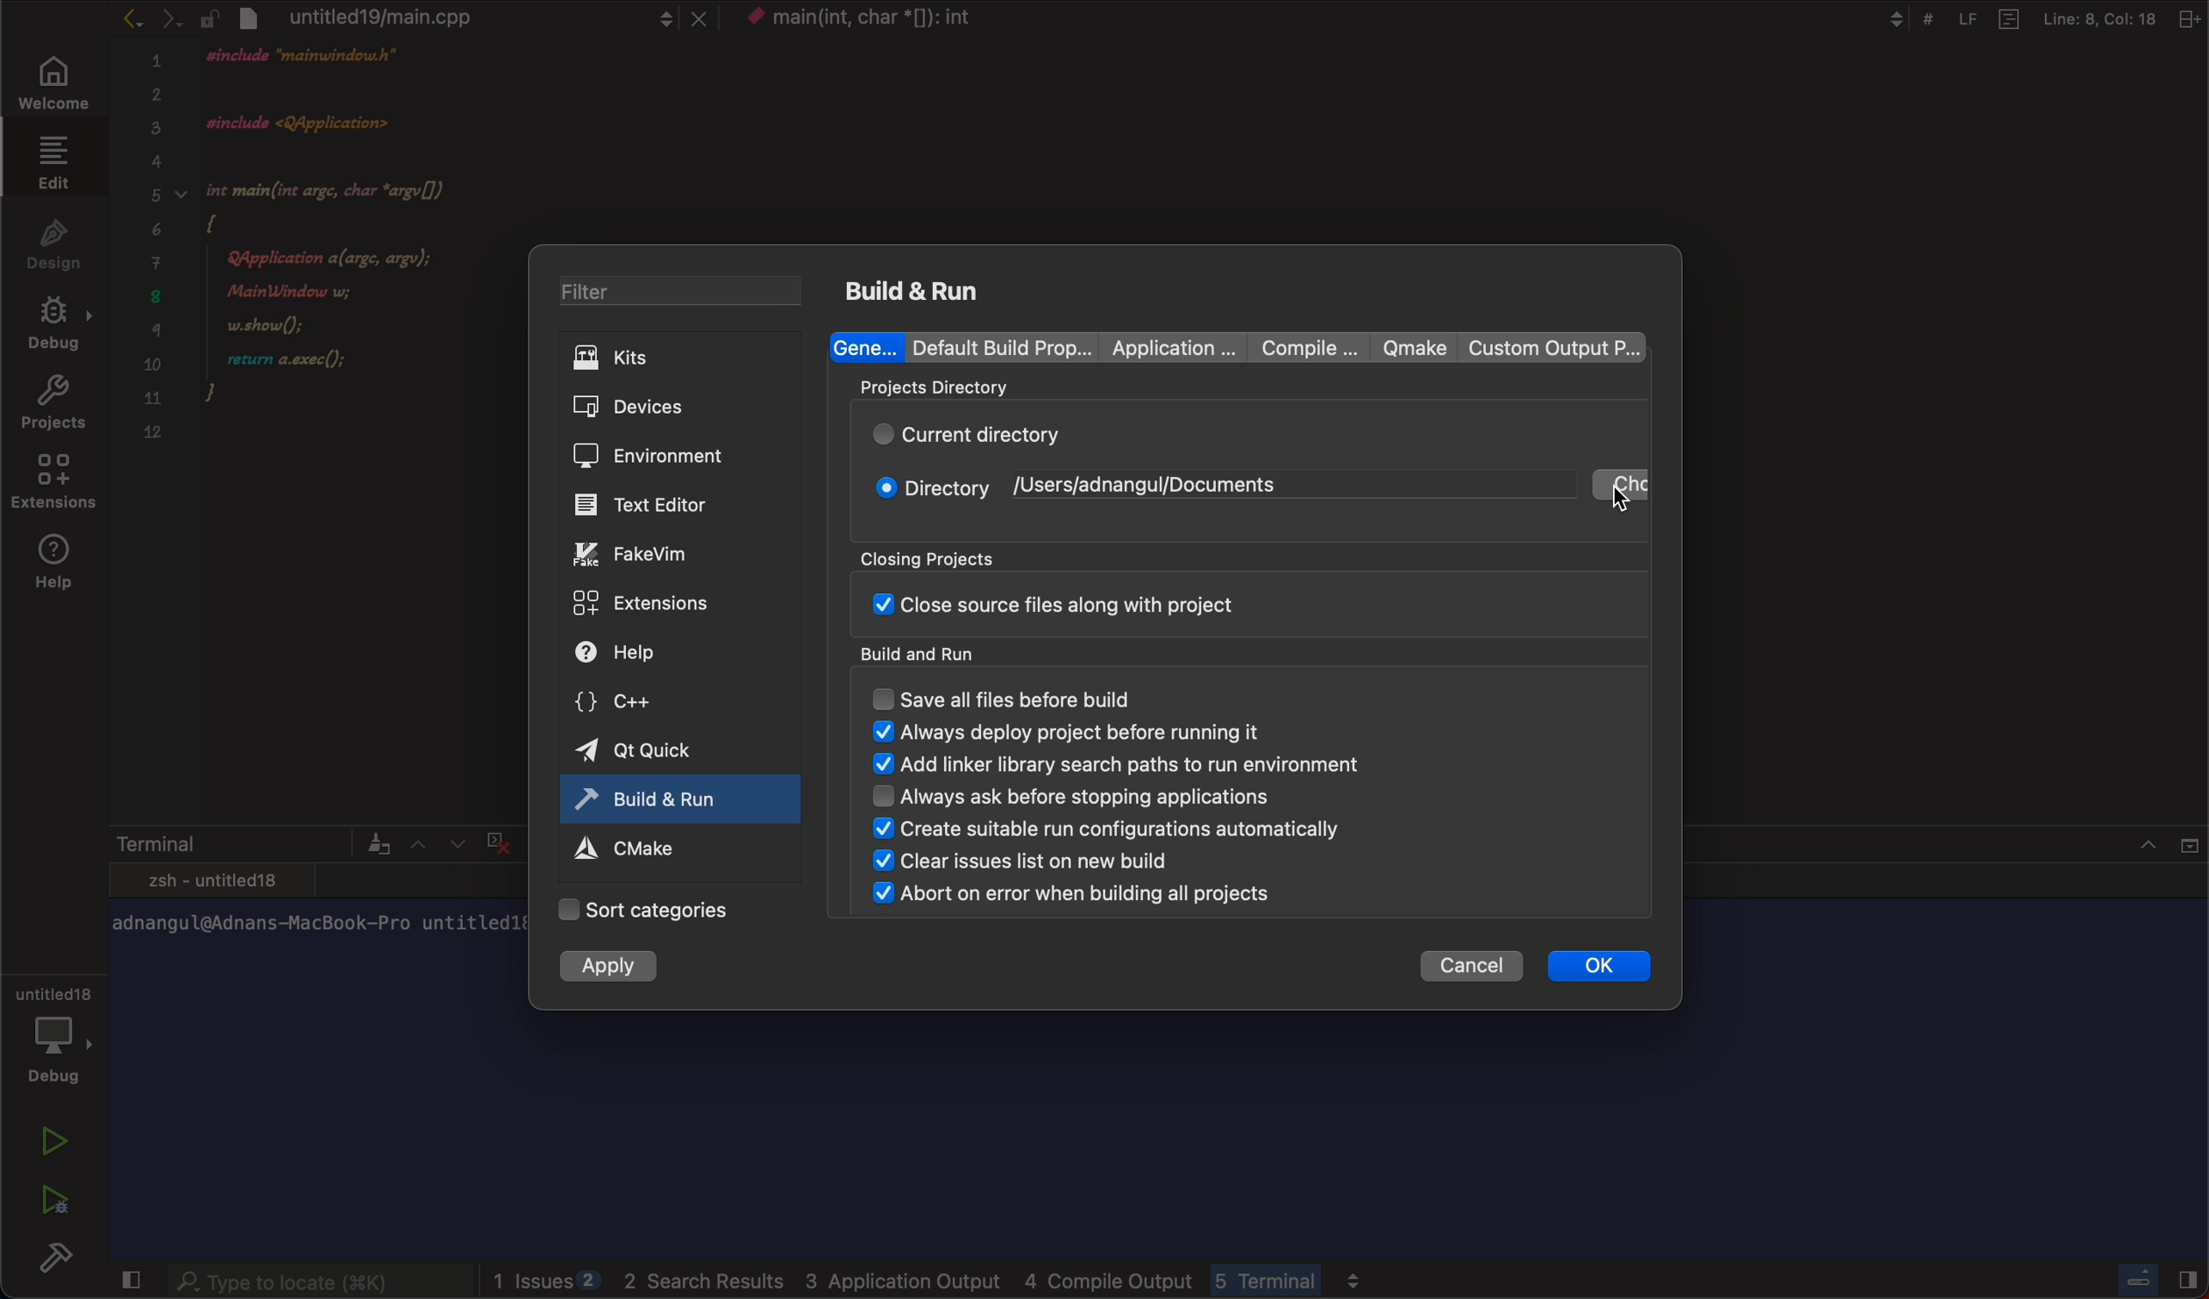 The height and width of the screenshot is (1299, 2209). I want to click on build and run , so click(936, 653).